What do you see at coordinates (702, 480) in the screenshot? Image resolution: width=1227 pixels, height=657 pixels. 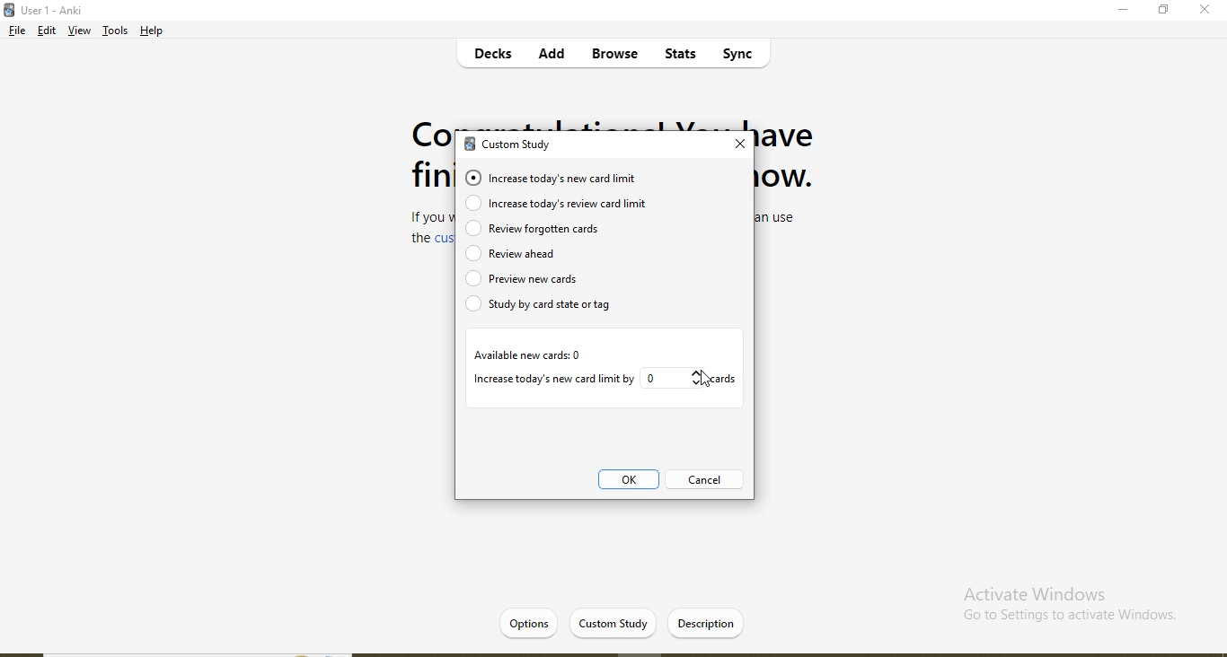 I see `cancel` at bounding box center [702, 480].